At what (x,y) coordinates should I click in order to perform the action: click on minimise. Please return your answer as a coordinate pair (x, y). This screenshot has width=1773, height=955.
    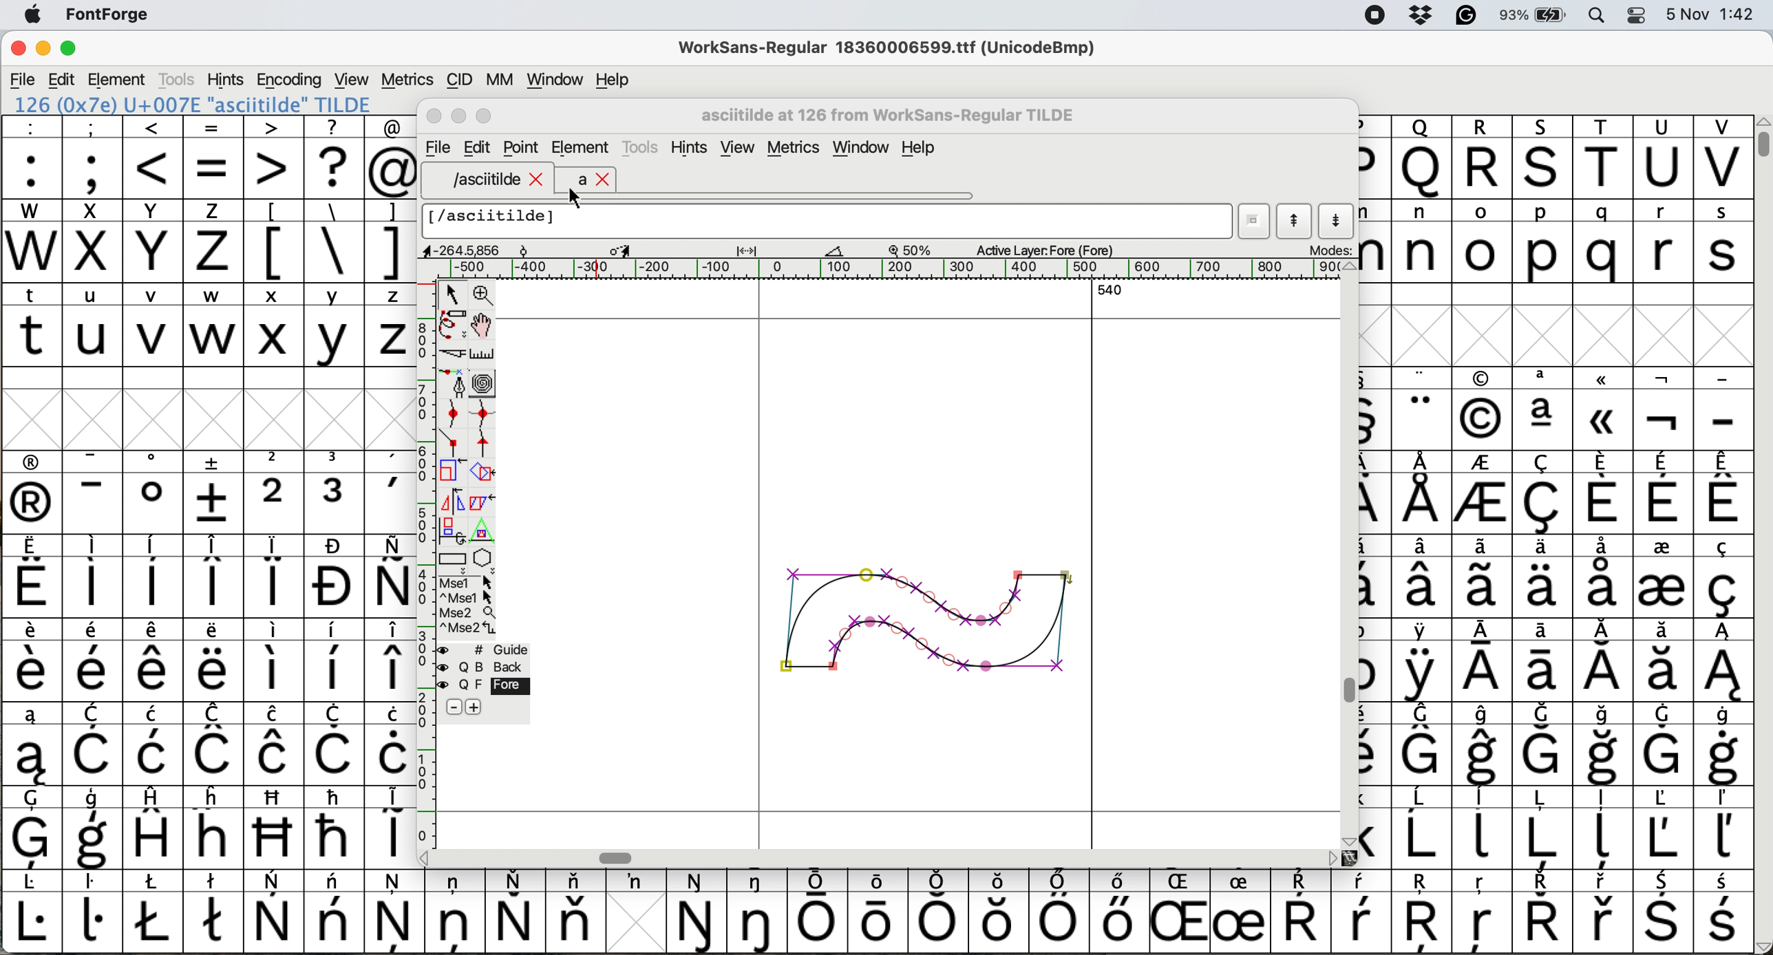
    Looking at the image, I should click on (41, 50).